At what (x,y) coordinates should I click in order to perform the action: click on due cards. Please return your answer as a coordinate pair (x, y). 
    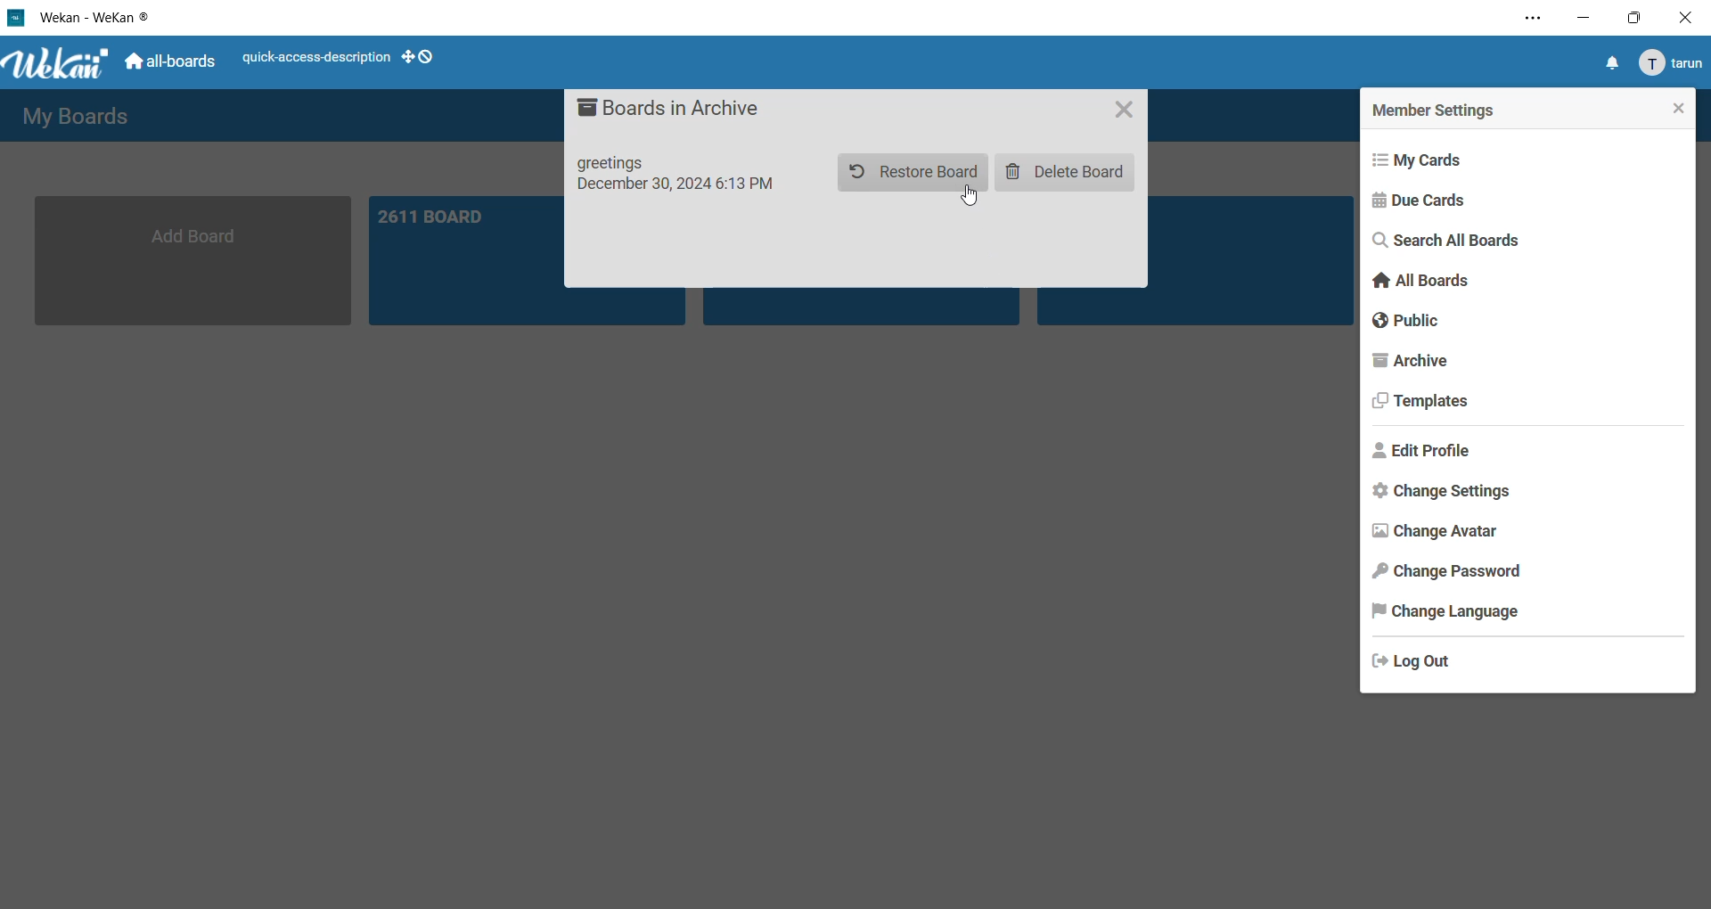
    Looking at the image, I should click on (1423, 201).